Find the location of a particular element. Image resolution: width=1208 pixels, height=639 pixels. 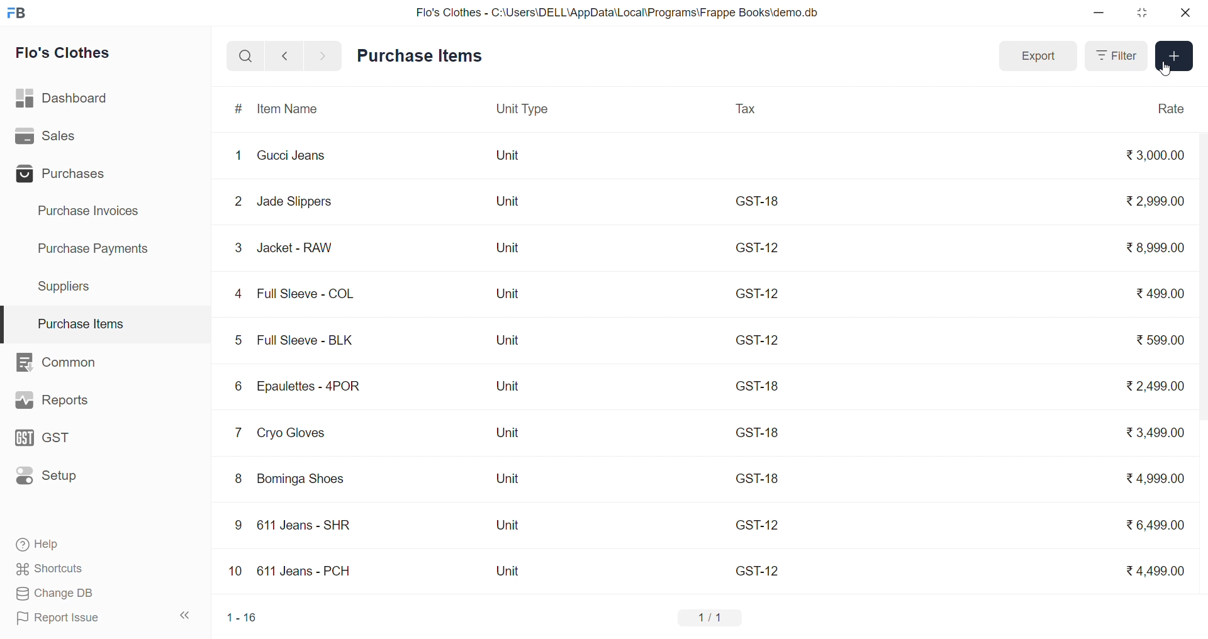

Unit Type is located at coordinates (522, 111).